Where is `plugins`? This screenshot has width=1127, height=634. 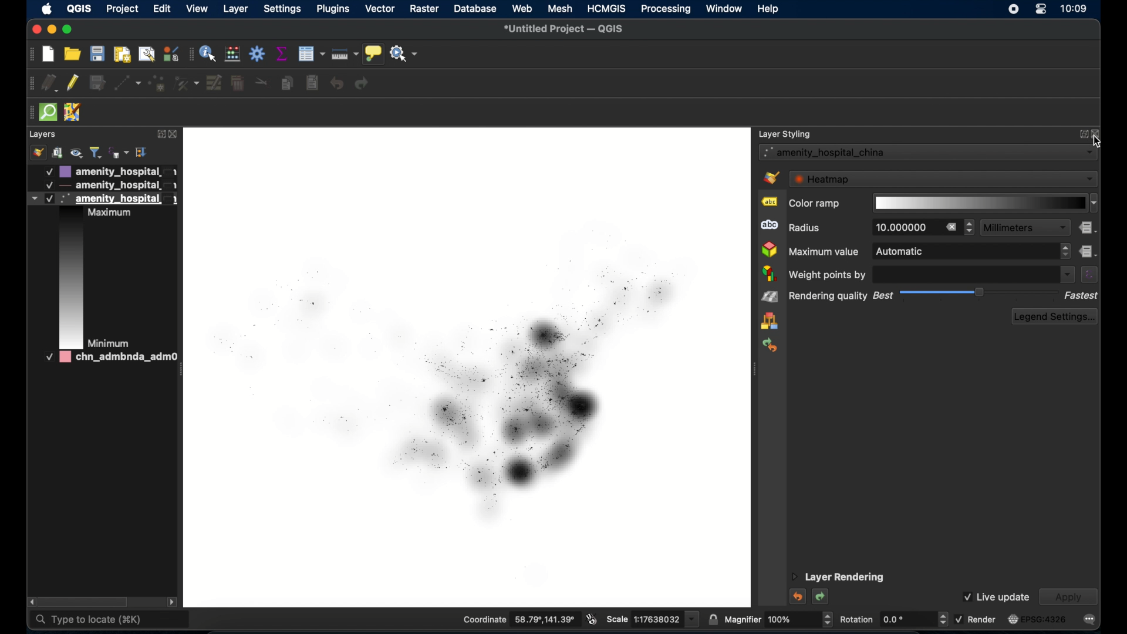 plugins is located at coordinates (334, 9).